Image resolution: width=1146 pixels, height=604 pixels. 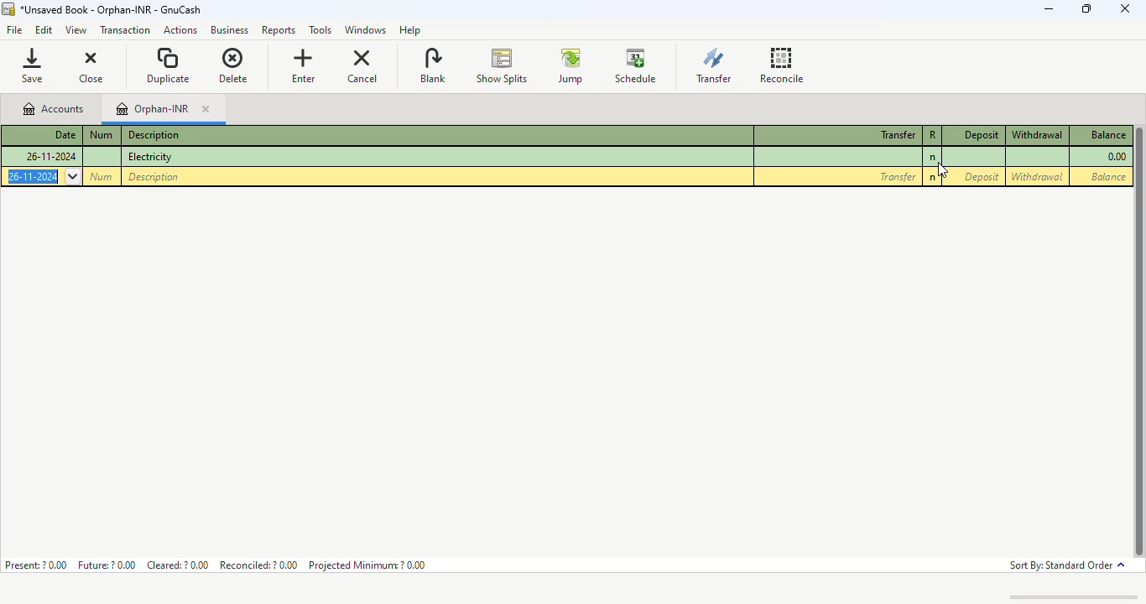 I want to click on enter, so click(x=303, y=65).